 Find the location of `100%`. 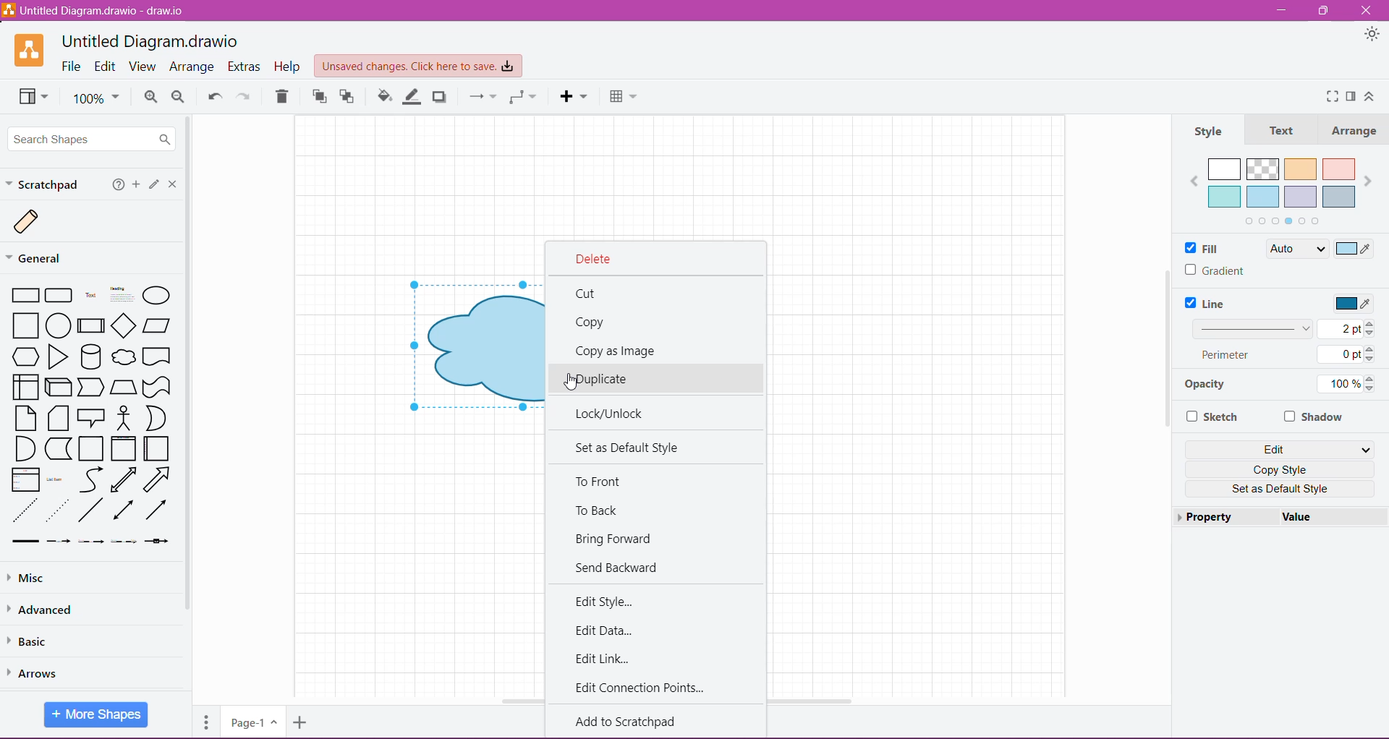

100% is located at coordinates (1351, 385).